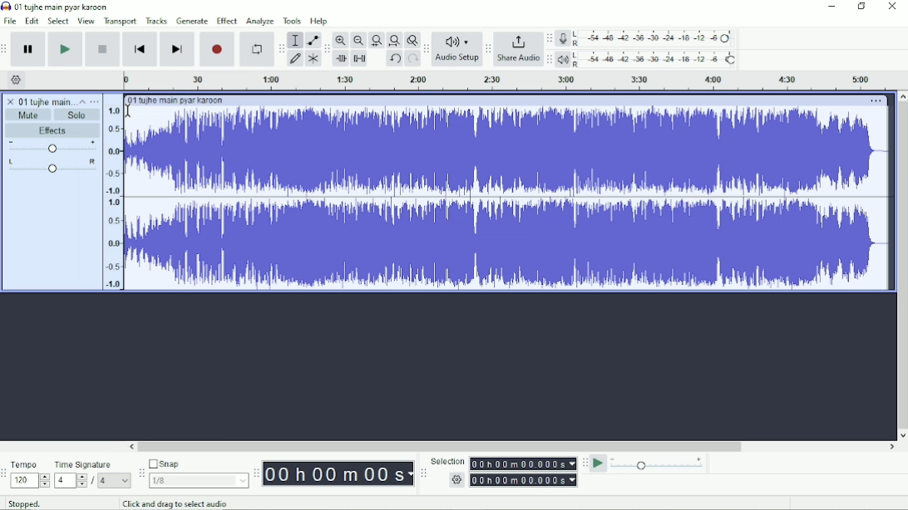 The image size is (908, 510). I want to click on Fit project to width, so click(393, 41).